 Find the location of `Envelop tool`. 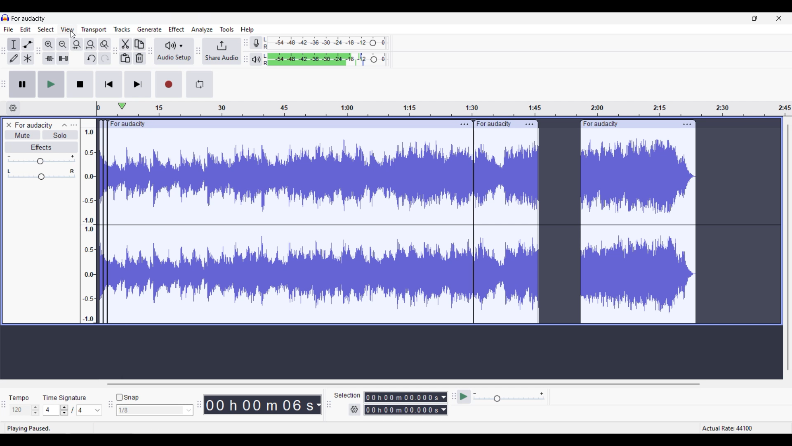

Envelop tool is located at coordinates (28, 44).